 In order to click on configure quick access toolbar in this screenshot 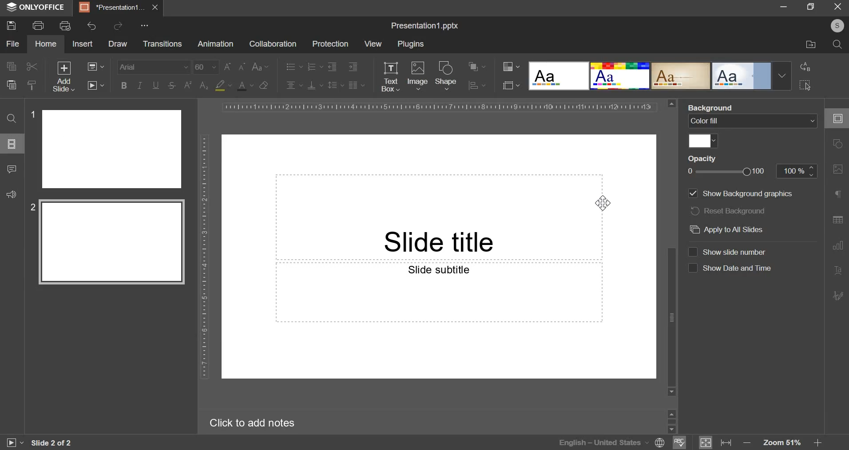, I will do `click(146, 25)`.